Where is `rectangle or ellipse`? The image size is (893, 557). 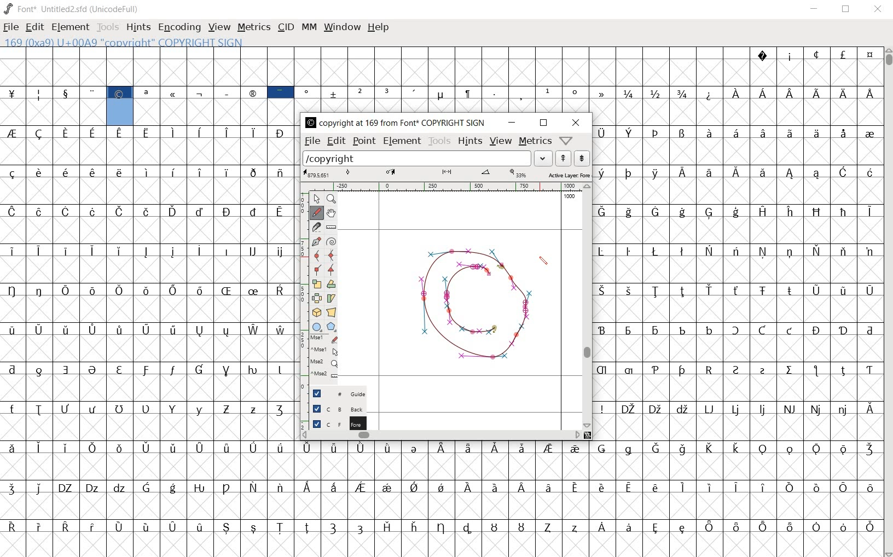
rectangle or ellipse is located at coordinates (317, 326).